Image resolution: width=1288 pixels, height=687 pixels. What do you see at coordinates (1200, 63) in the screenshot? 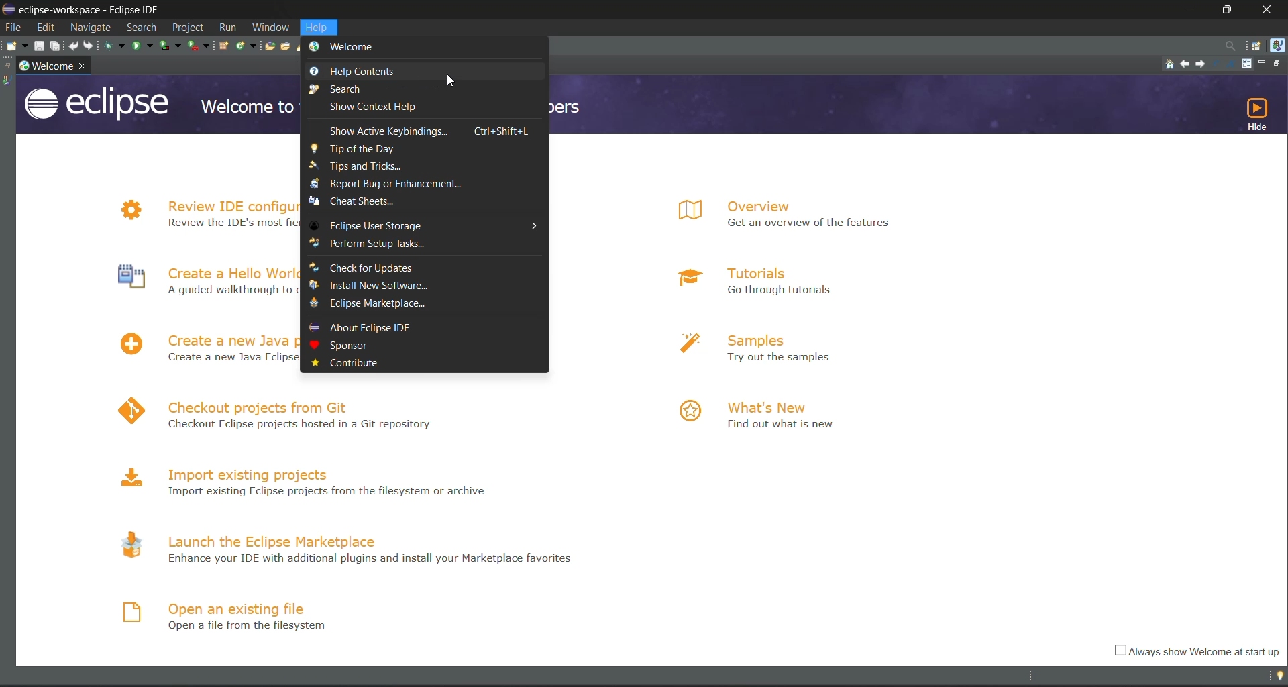
I see `next topic` at bounding box center [1200, 63].